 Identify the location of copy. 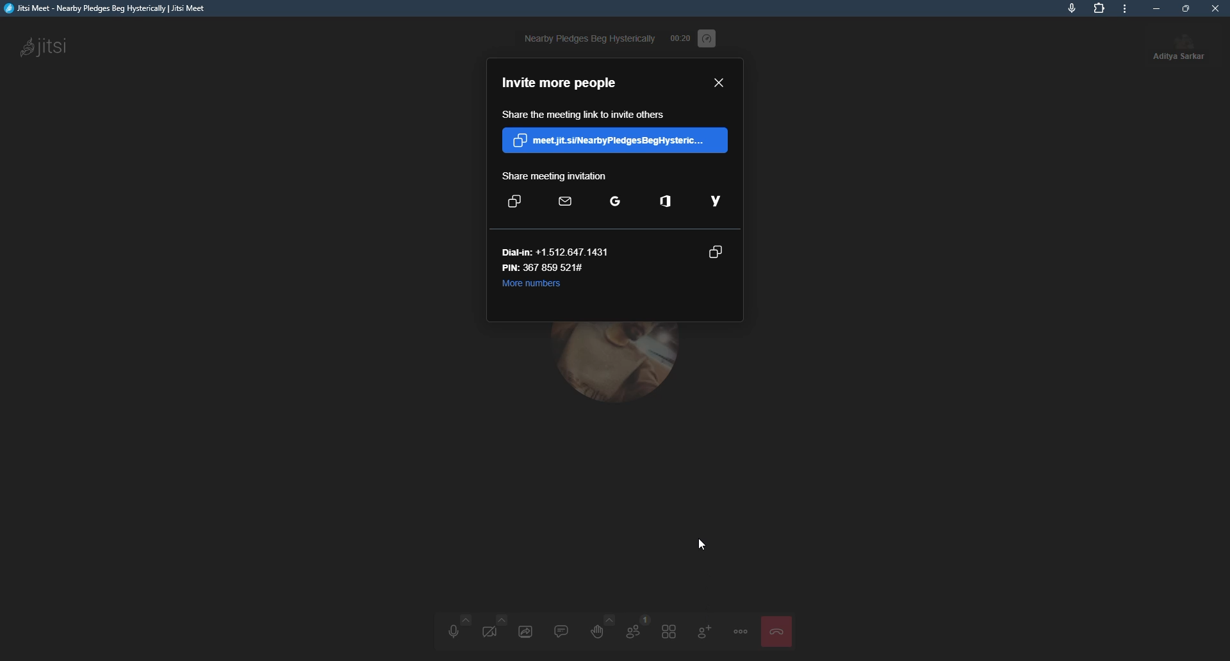
(716, 254).